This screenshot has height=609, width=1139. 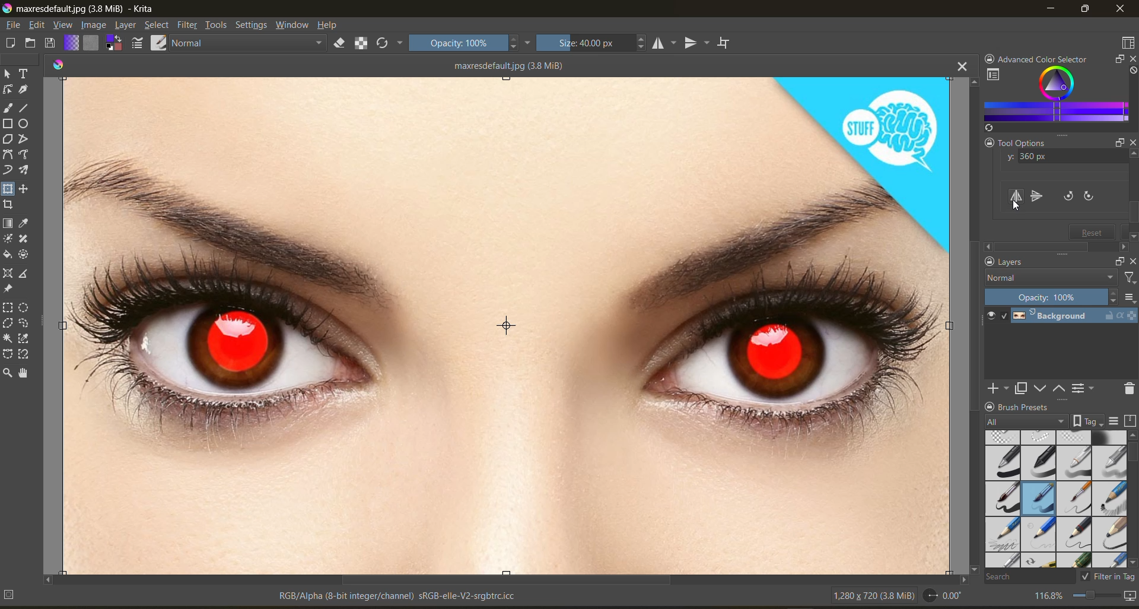 I want to click on wrap around mode, so click(x=728, y=43).